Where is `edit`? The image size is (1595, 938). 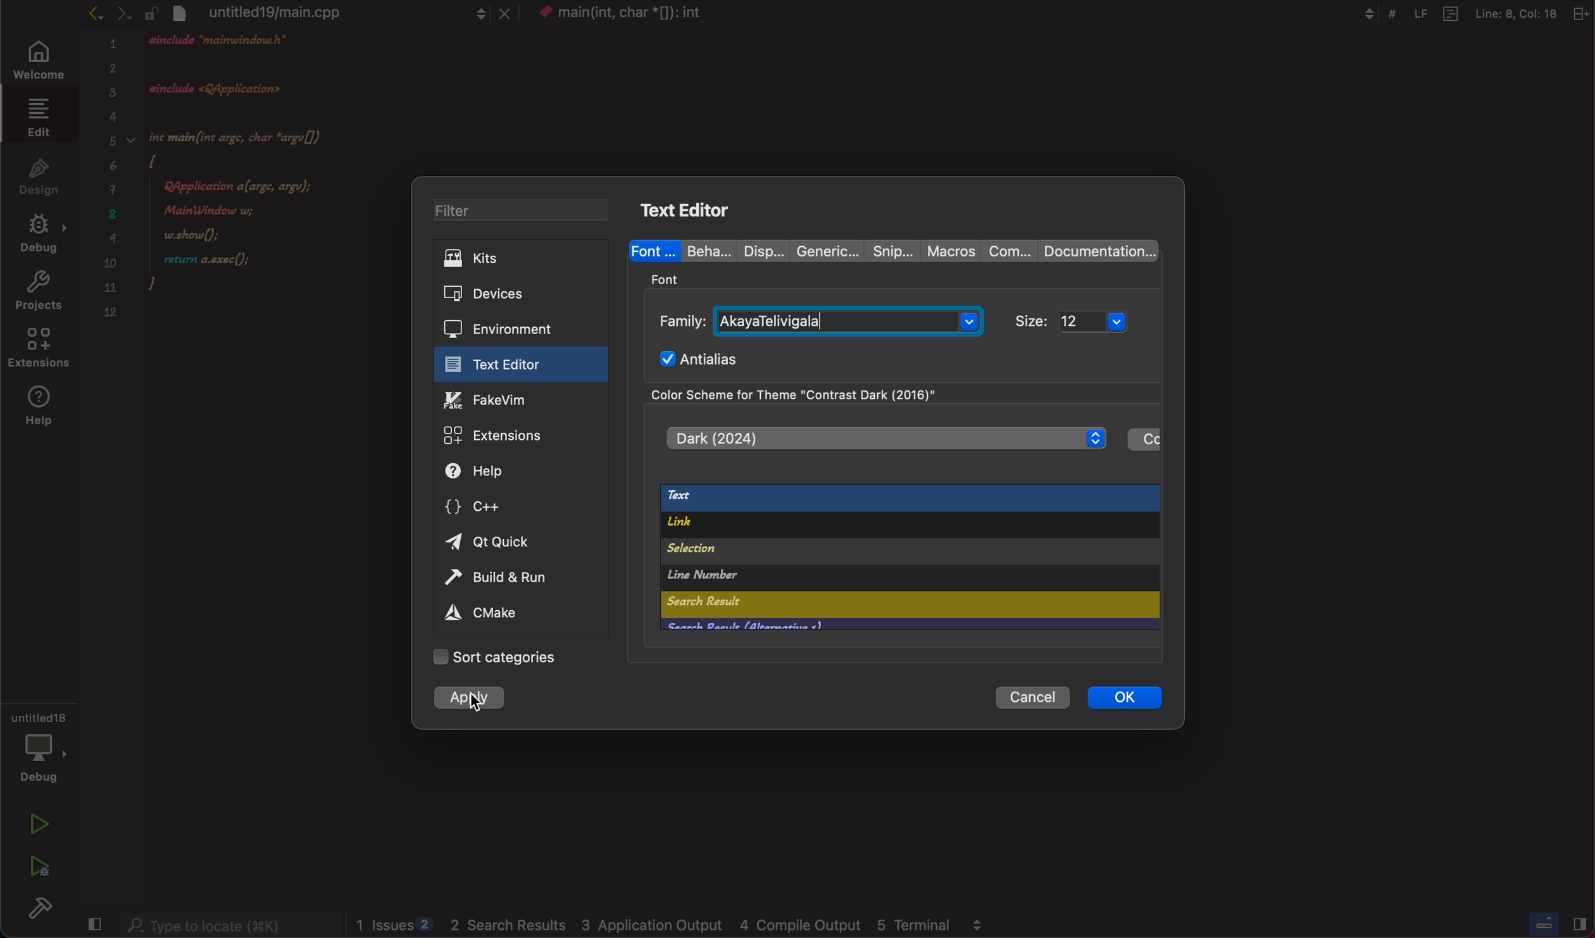 edit is located at coordinates (38, 120).